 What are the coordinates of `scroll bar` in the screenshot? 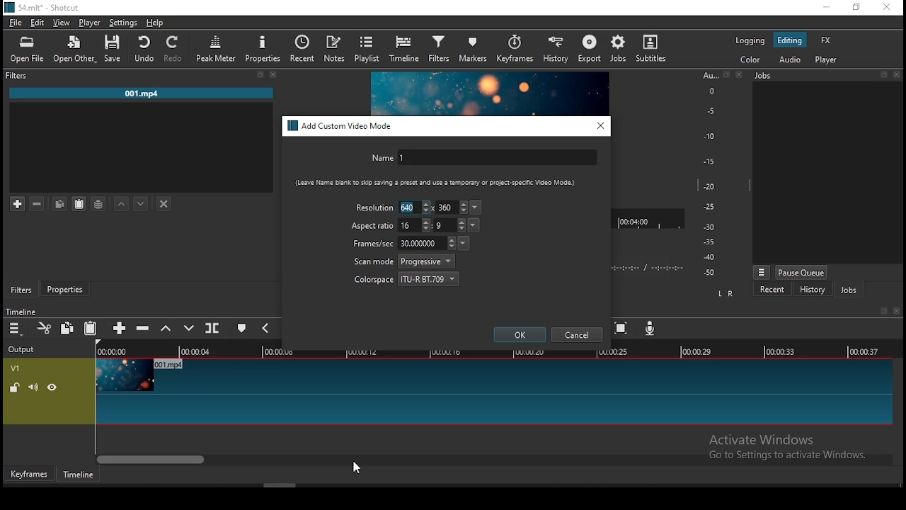 It's located at (495, 458).